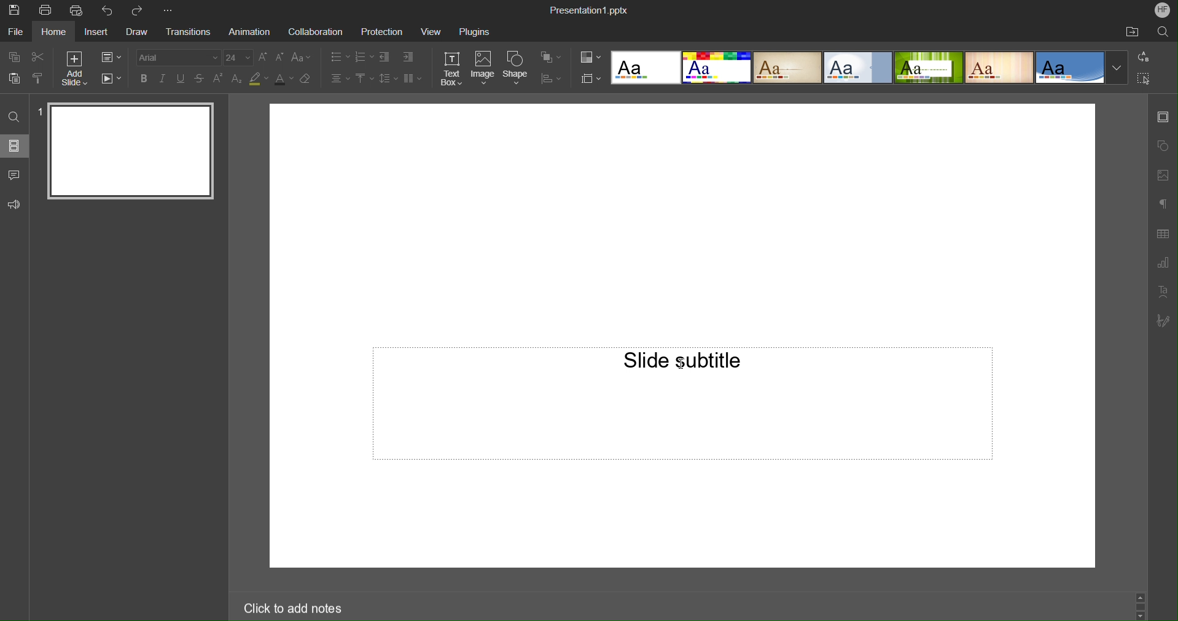 The width and height of the screenshot is (1178, 621). I want to click on Playback, so click(111, 80).